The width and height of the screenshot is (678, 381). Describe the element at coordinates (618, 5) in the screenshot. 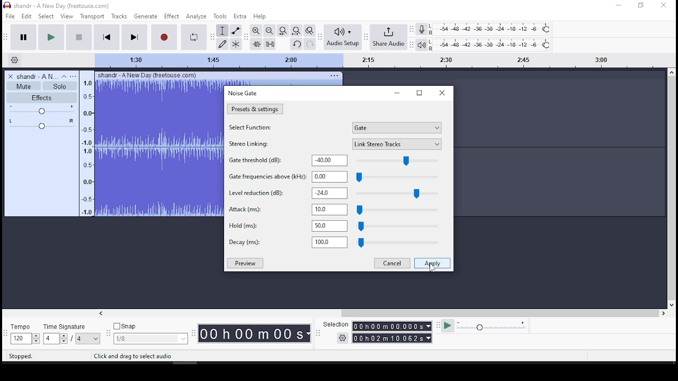

I see `minimize` at that location.